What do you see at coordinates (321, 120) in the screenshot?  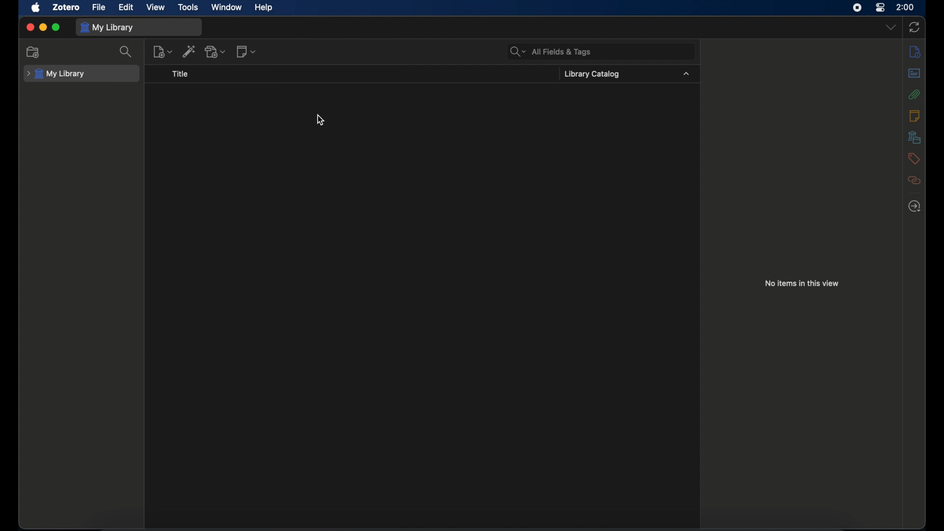 I see `cursor` at bounding box center [321, 120].